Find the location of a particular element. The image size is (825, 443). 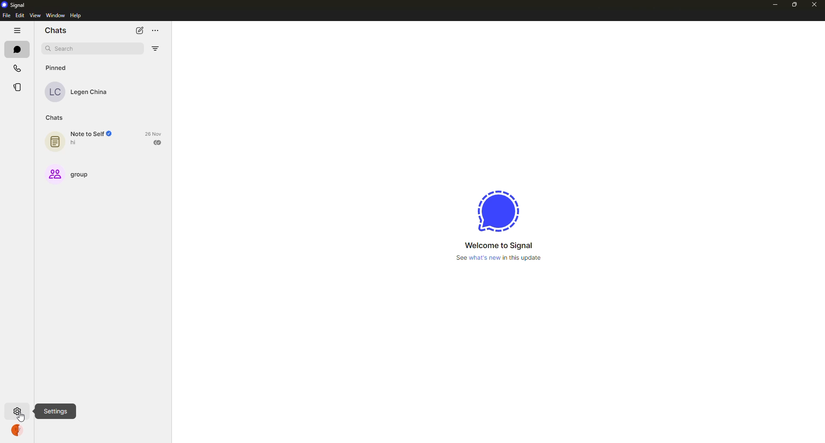

sent is located at coordinates (158, 143).